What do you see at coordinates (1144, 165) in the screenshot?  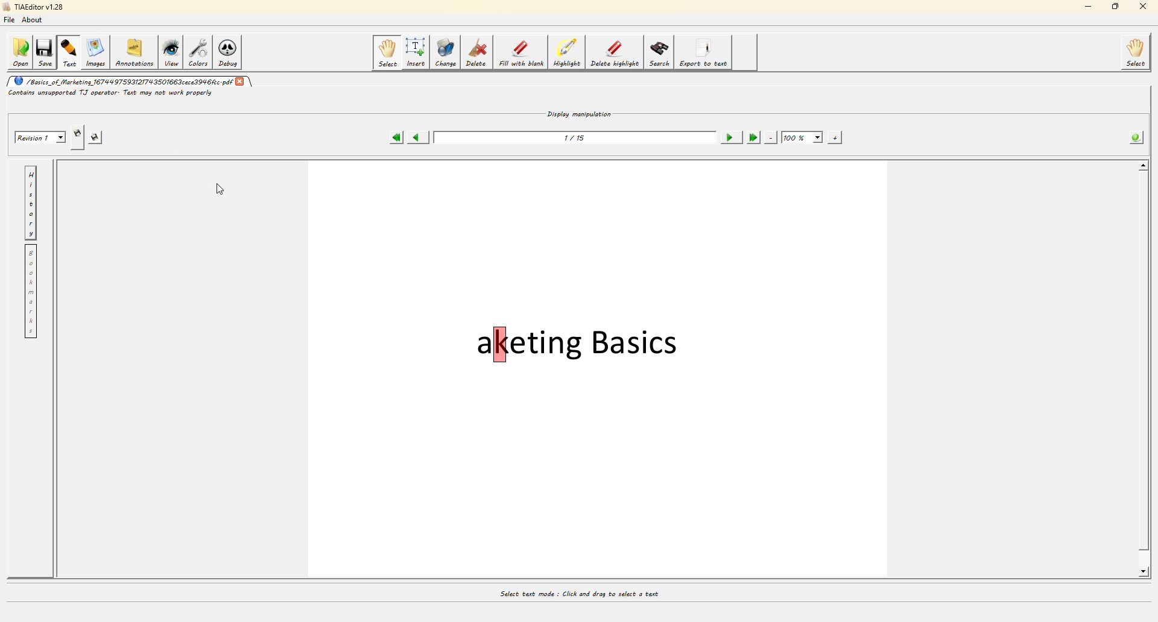 I see `move up` at bounding box center [1144, 165].